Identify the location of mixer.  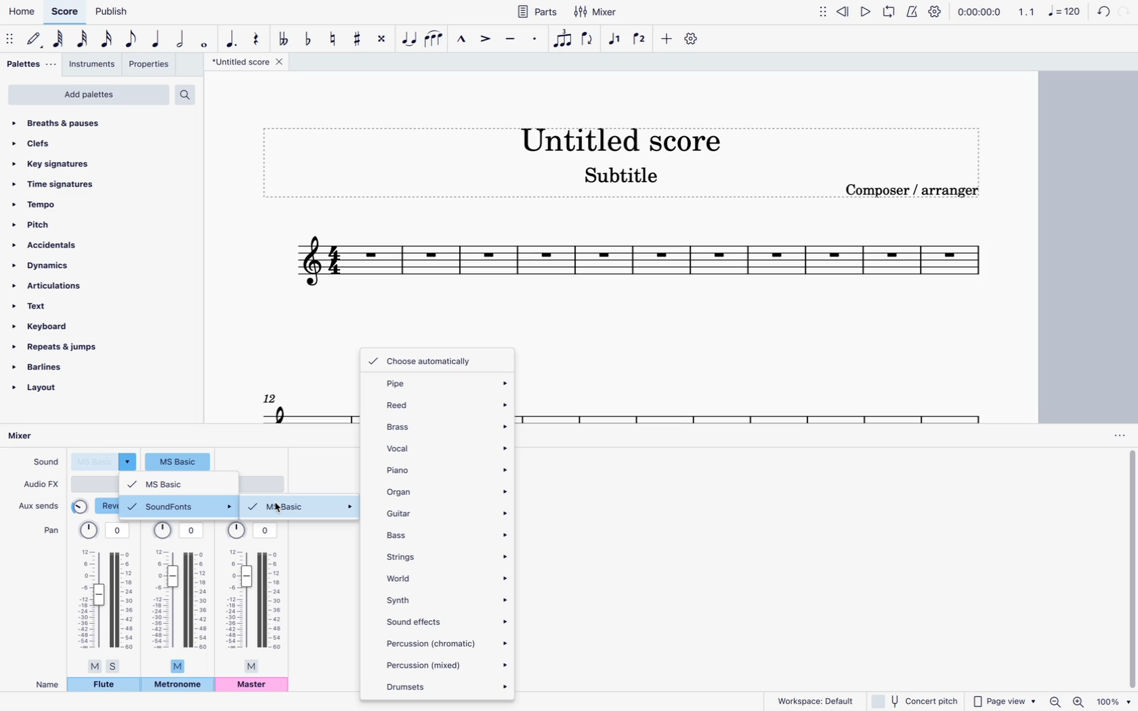
(599, 12).